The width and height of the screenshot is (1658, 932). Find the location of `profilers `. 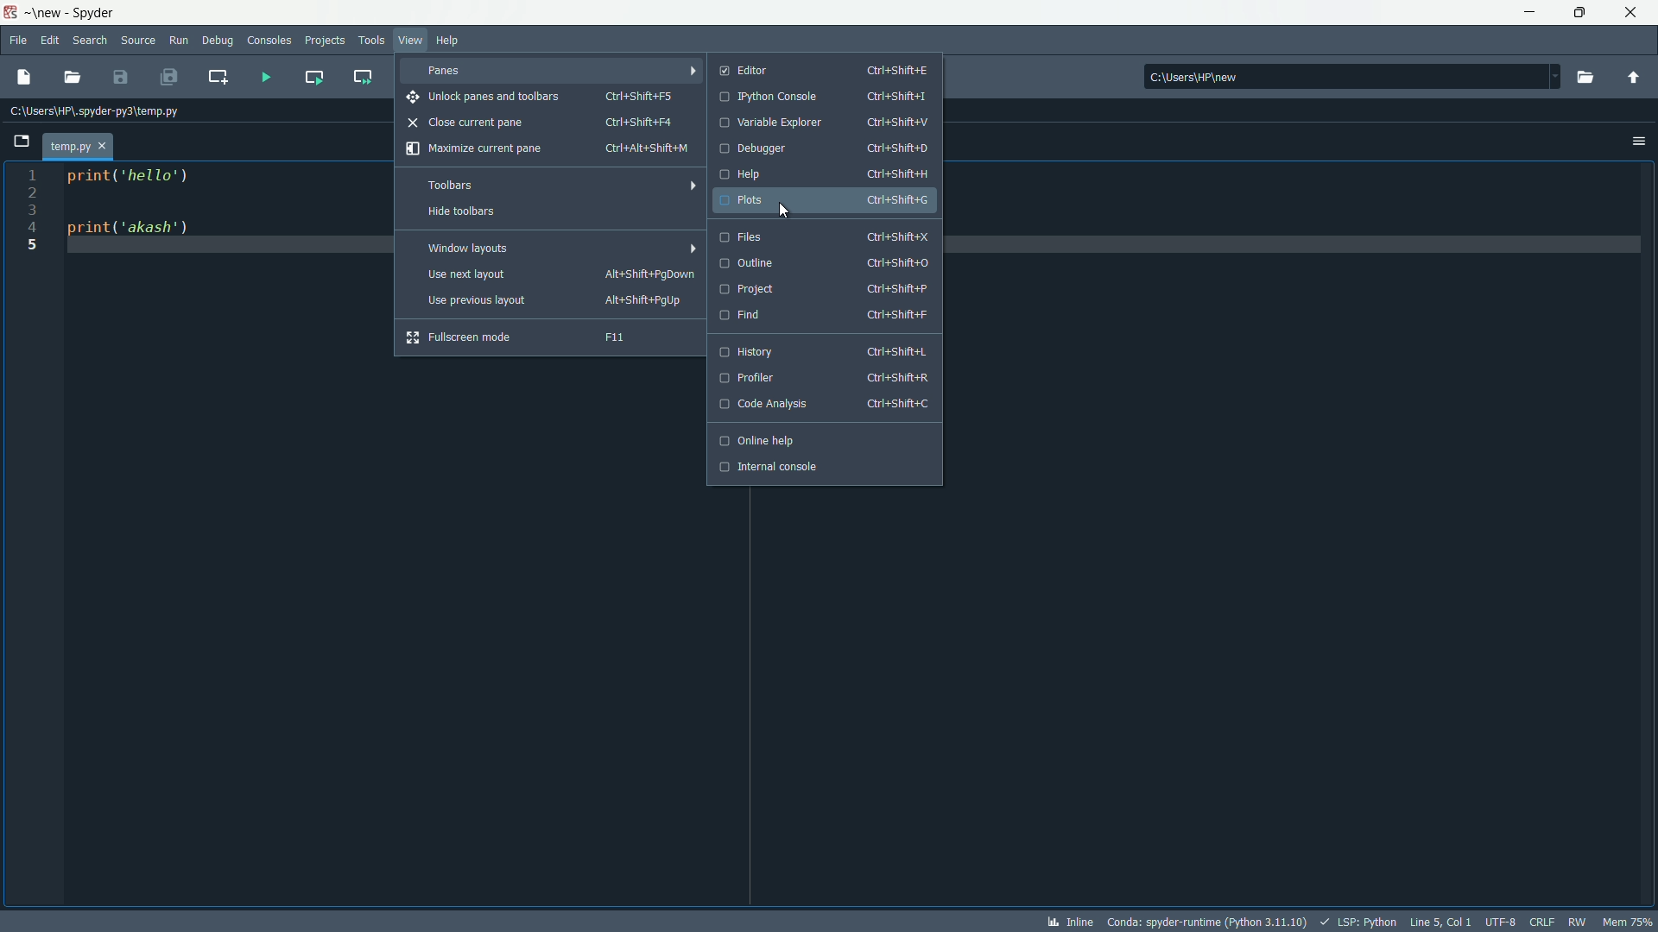

profilers  is located at coordinates (820, 378).